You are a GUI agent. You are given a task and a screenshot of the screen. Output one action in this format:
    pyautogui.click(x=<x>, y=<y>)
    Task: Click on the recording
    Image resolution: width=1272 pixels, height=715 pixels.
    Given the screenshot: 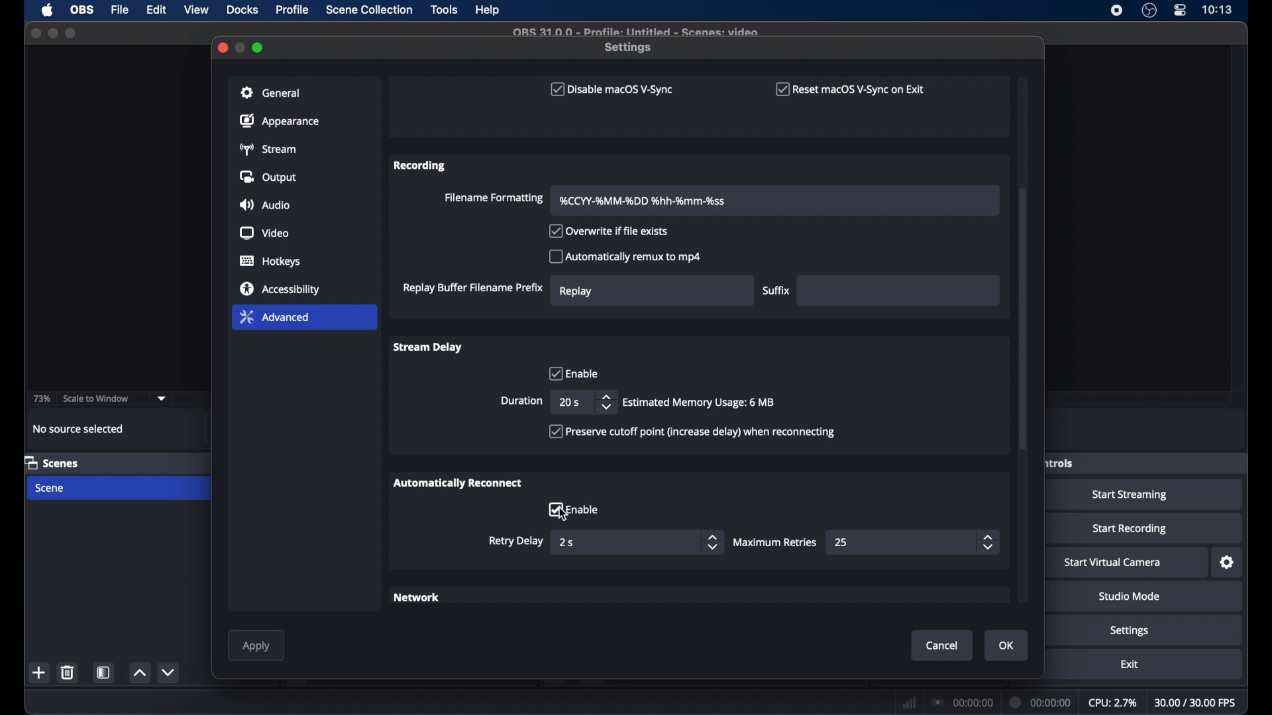 What is the action you would take?
    pyautogui.click(x=421, y=166)
    